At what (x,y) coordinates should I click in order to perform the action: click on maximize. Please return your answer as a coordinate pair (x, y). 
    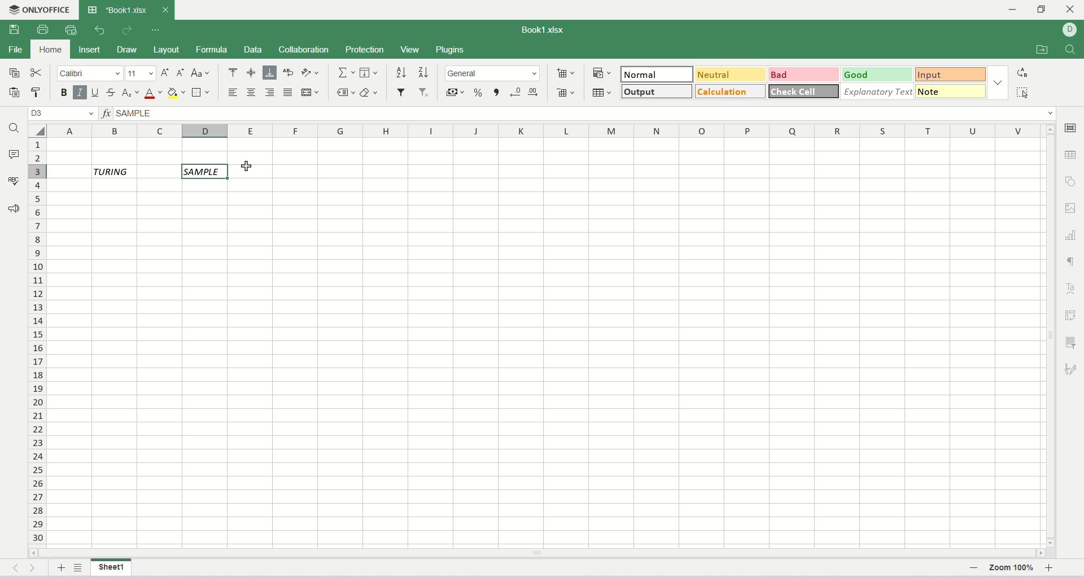
    Looking at the image, I should click on (1044, 11).